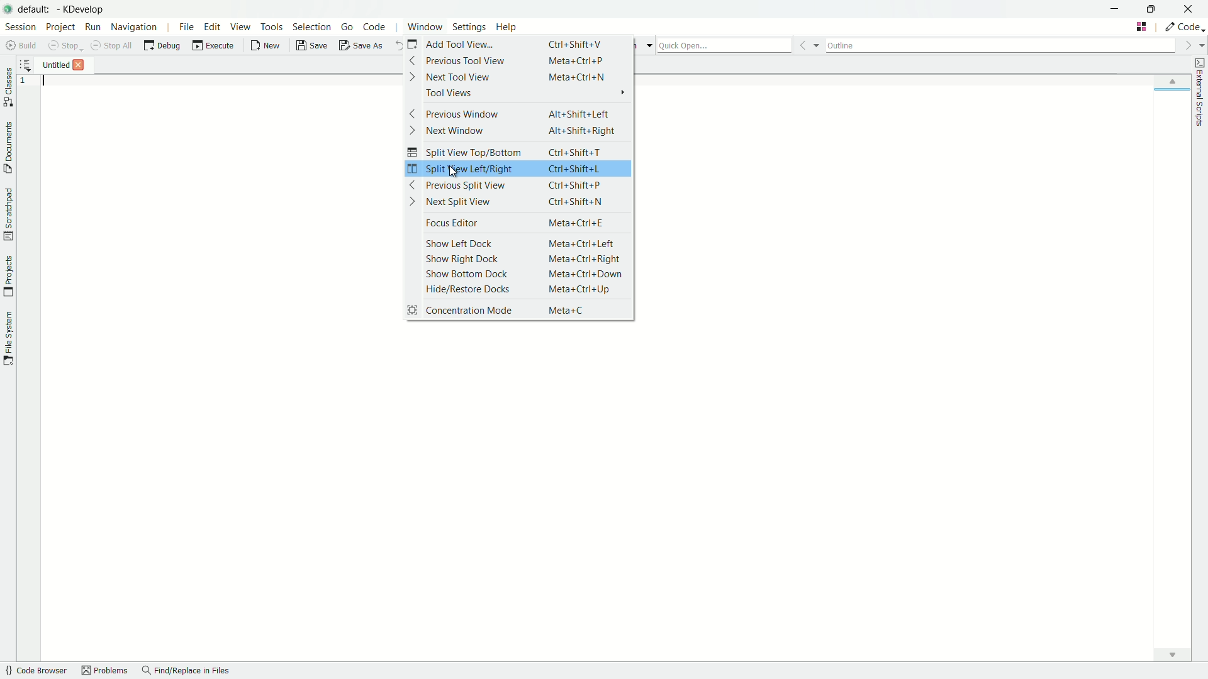 The width and height of the screenshot is (1208, 679). What do you see at coordinates (112, 46) in the screenshot?
I see `stop all` at bounding box center [112, 46].